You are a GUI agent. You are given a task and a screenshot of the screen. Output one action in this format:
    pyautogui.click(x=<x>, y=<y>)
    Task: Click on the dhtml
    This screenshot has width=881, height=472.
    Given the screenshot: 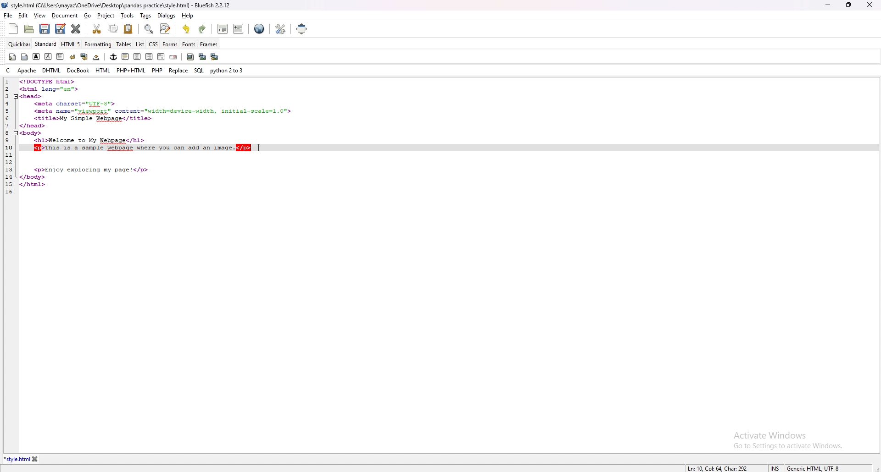 What is the action you would take?
    pyautogui.click(x=52, y=71)
    